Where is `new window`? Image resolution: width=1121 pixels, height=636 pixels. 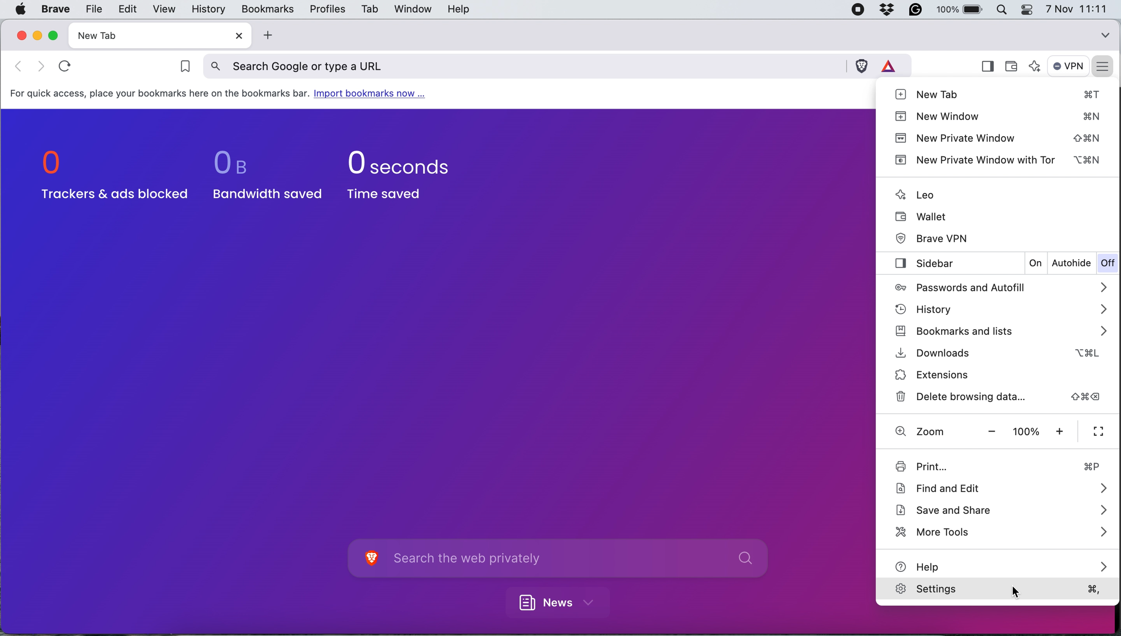
new window is located at coordinates (998, 116).